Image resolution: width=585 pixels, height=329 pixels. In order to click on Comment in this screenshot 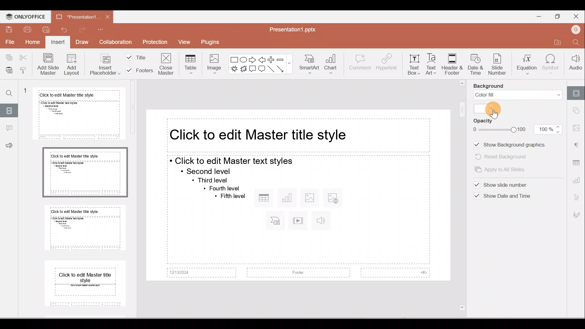, I will do `click(360, 64)`.